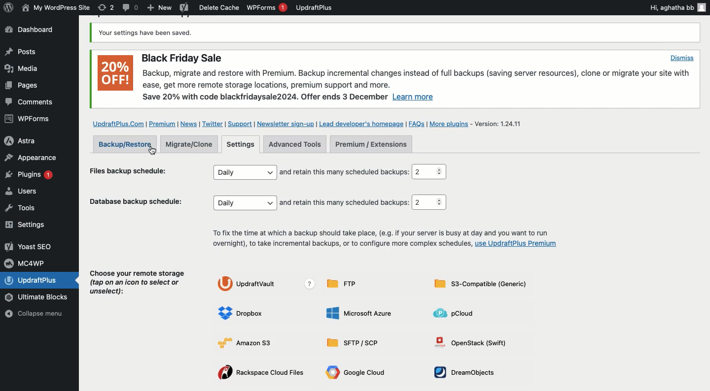 Image resolution: width=710 pixels, height=391 pixels. I want to click on Microsoft Azure, so click(359, 312).